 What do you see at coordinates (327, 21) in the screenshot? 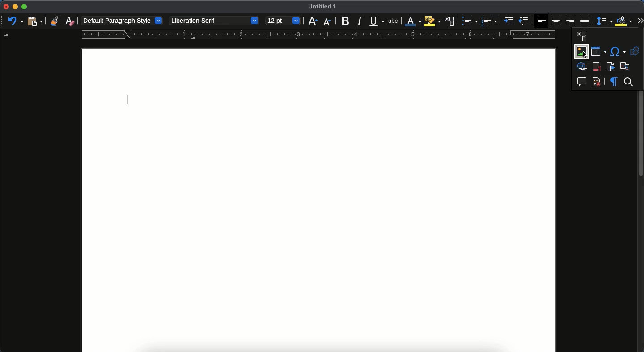
I see `decrease size` at bounding box center [327, 21].